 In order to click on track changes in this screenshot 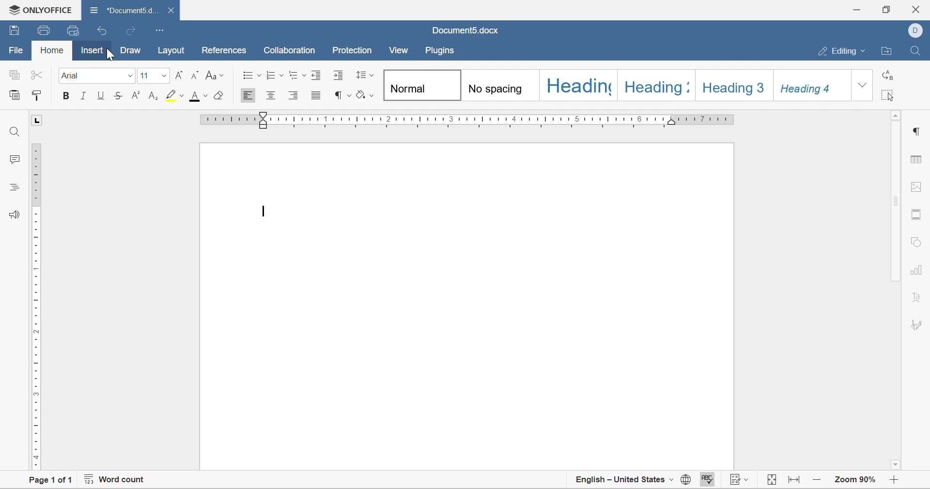, I will do `click(738, 481)`.